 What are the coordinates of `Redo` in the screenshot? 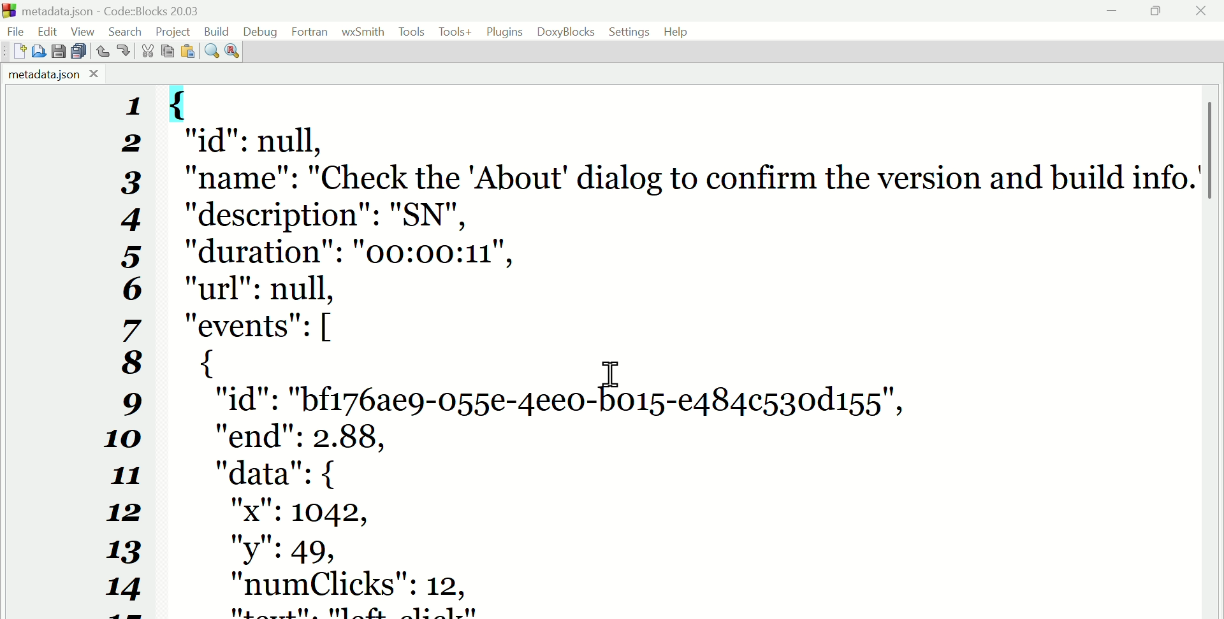 It's located at (123, 50).